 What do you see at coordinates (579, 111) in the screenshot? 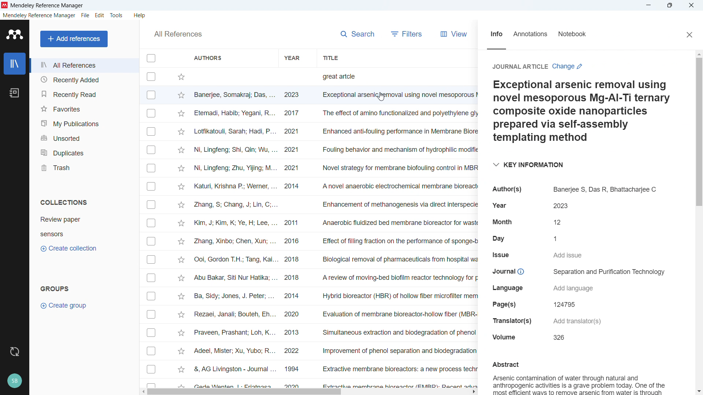
I see `Title of the article ` at bounding box center [579, 111].